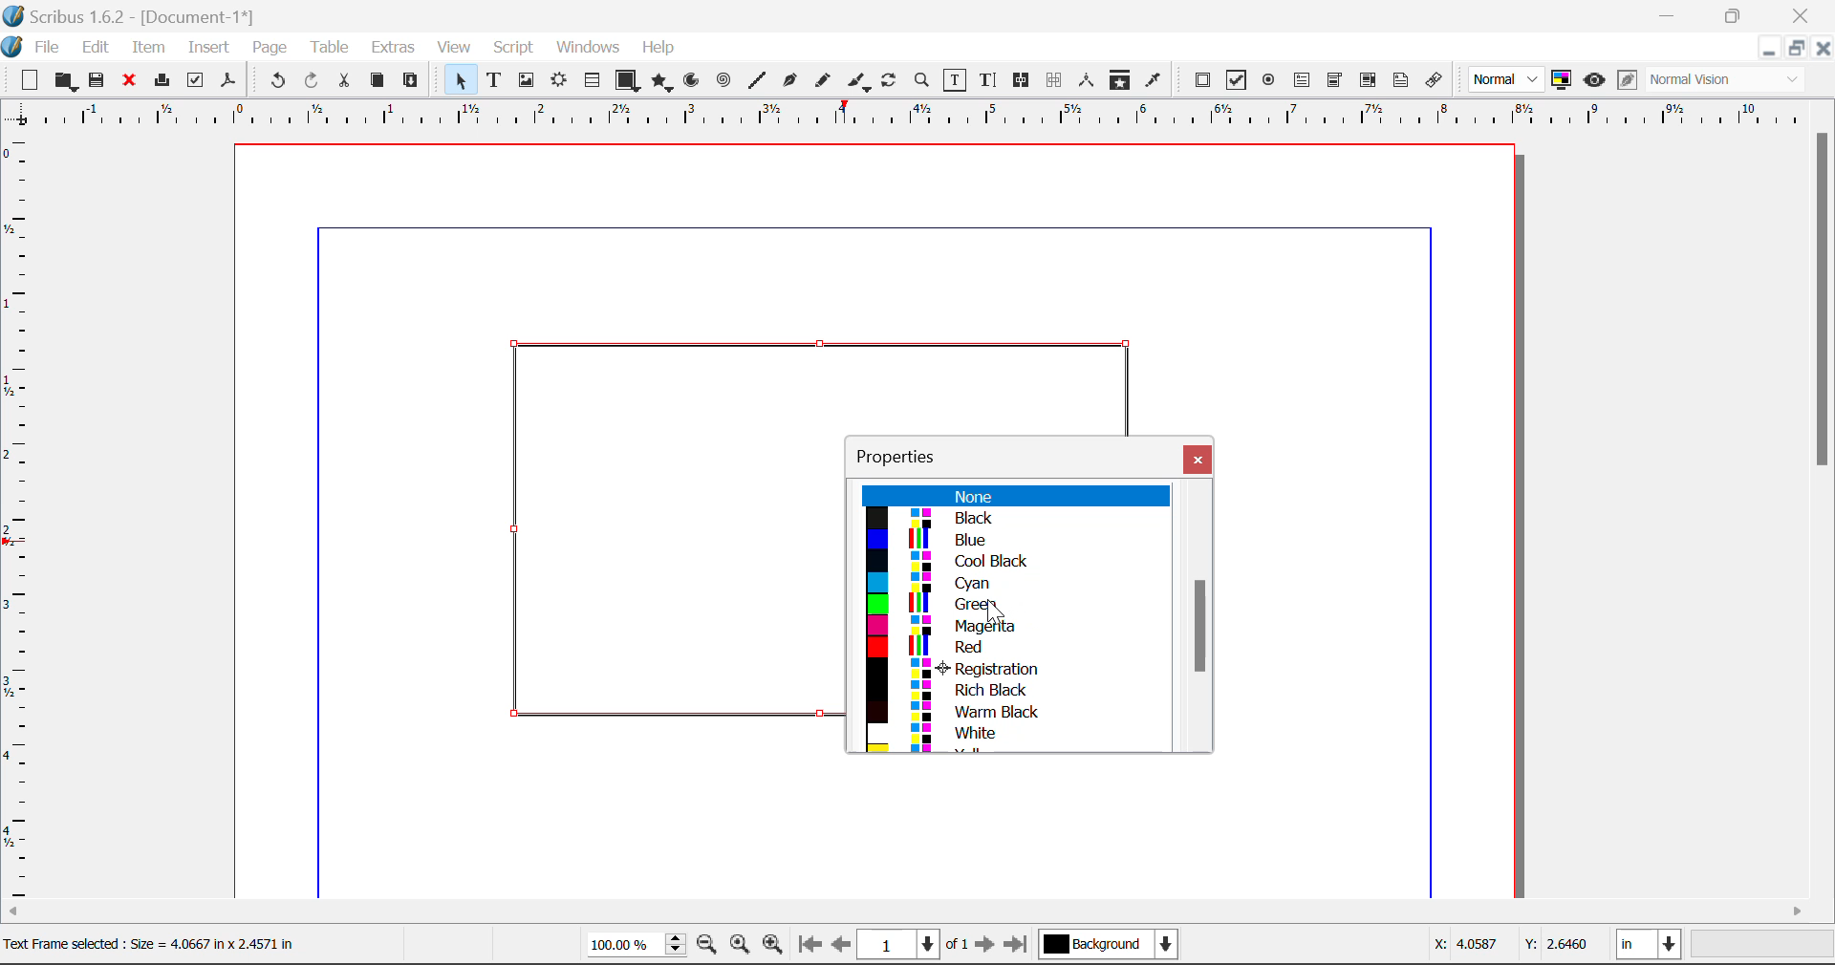 The image size is (1835, 965). What do you see at coordinates (228, 81) in the screenshot?
I see `Save as Pdf` at bounding box center [228, 81].